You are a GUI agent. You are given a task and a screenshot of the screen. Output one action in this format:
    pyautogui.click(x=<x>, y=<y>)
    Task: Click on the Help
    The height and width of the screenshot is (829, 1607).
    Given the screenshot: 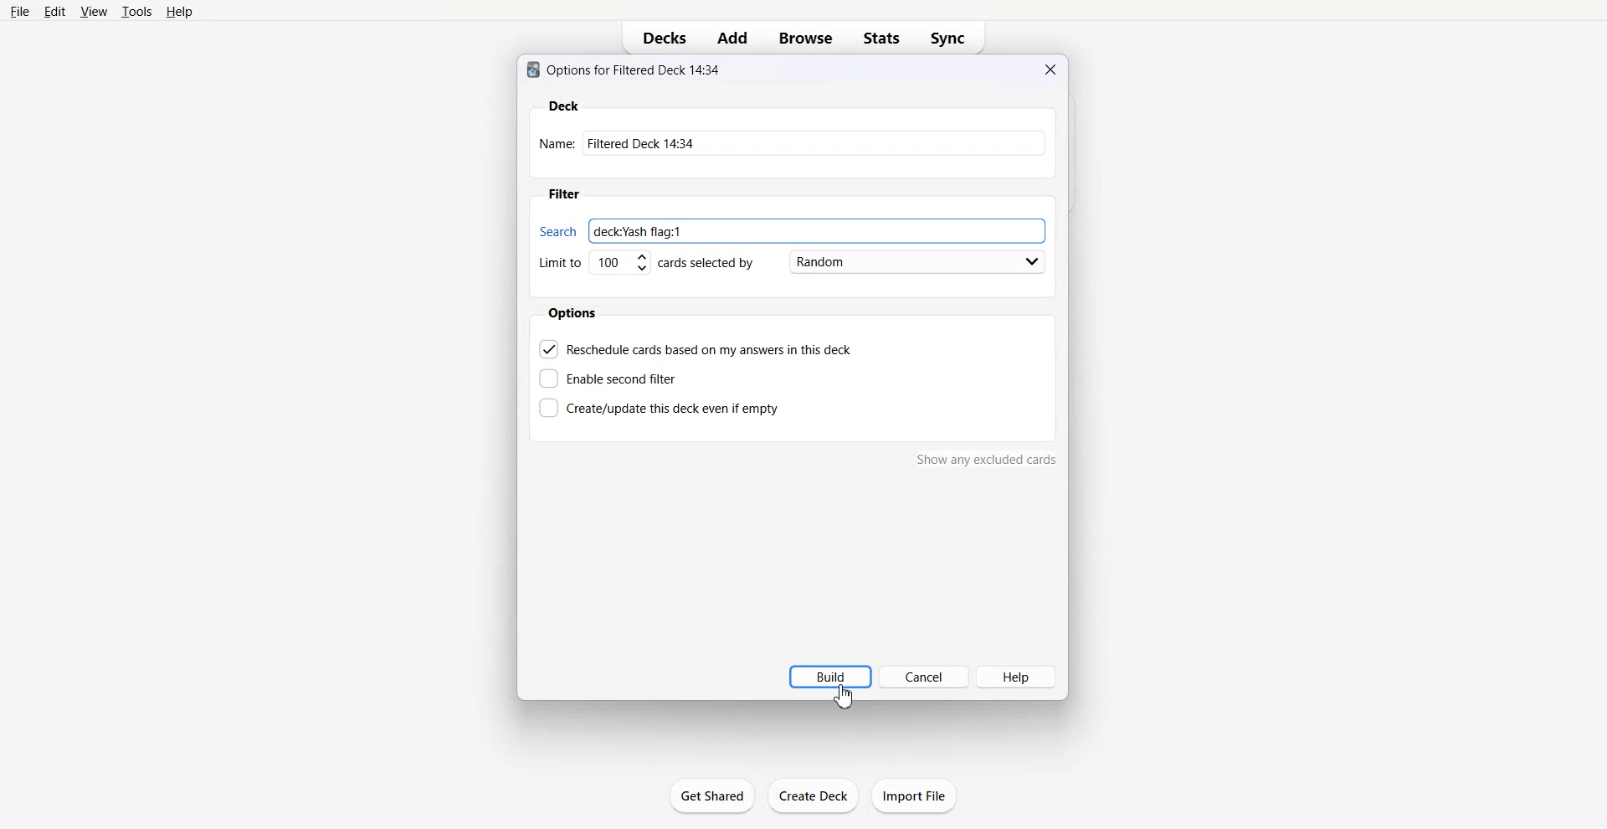 What is the action you would take?
    pyautogui.click(x=1024, y=678)
    